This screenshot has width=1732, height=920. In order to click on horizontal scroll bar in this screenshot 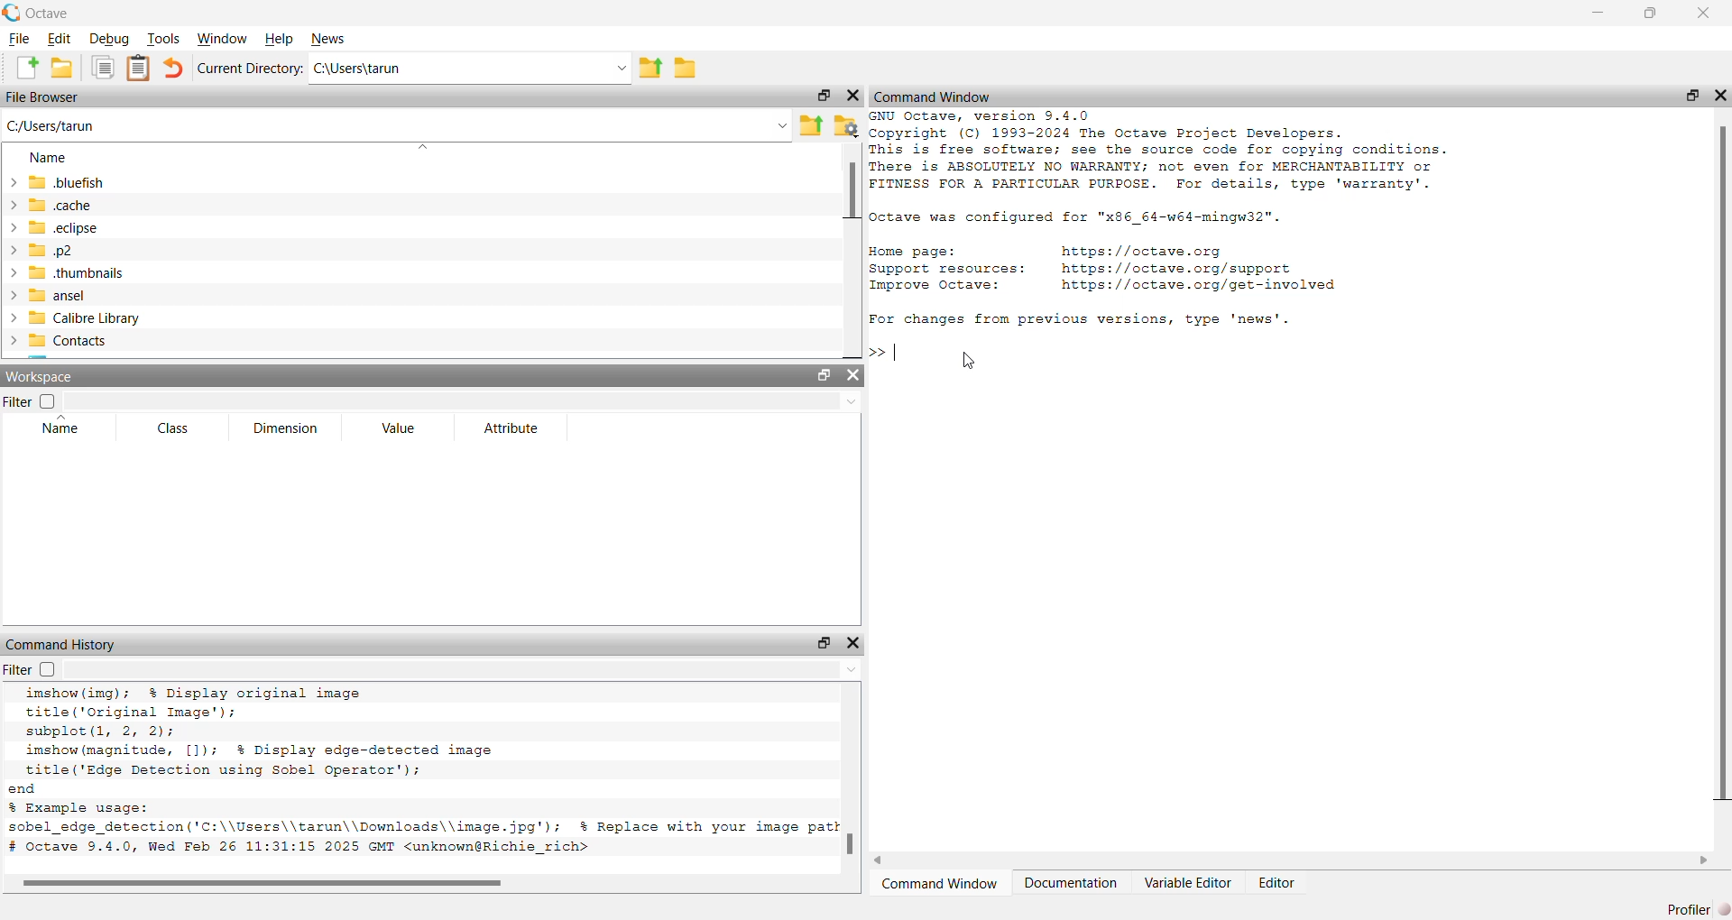, I will do `click(1297, 862)`.